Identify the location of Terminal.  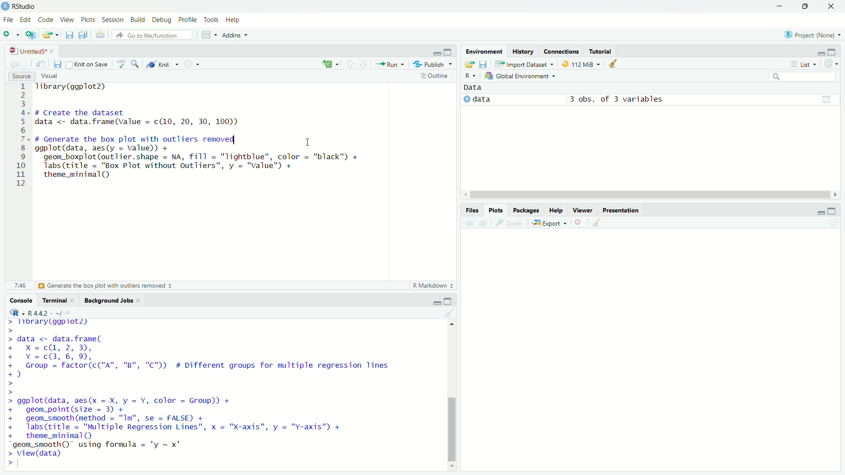
(55, 301).